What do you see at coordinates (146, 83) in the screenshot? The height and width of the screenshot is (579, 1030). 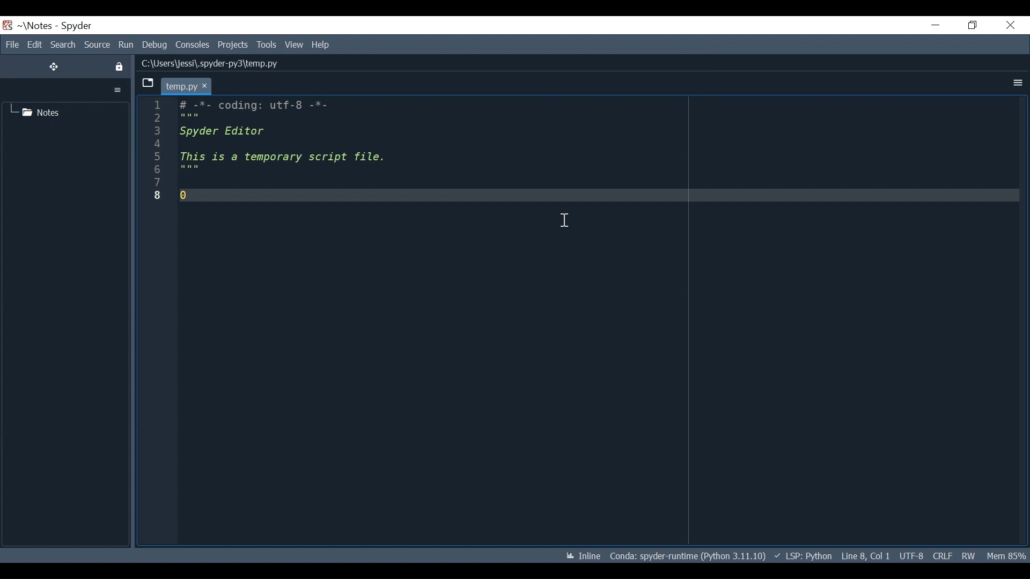 I see `Browse Tabs` at bounding box center [146, 83].